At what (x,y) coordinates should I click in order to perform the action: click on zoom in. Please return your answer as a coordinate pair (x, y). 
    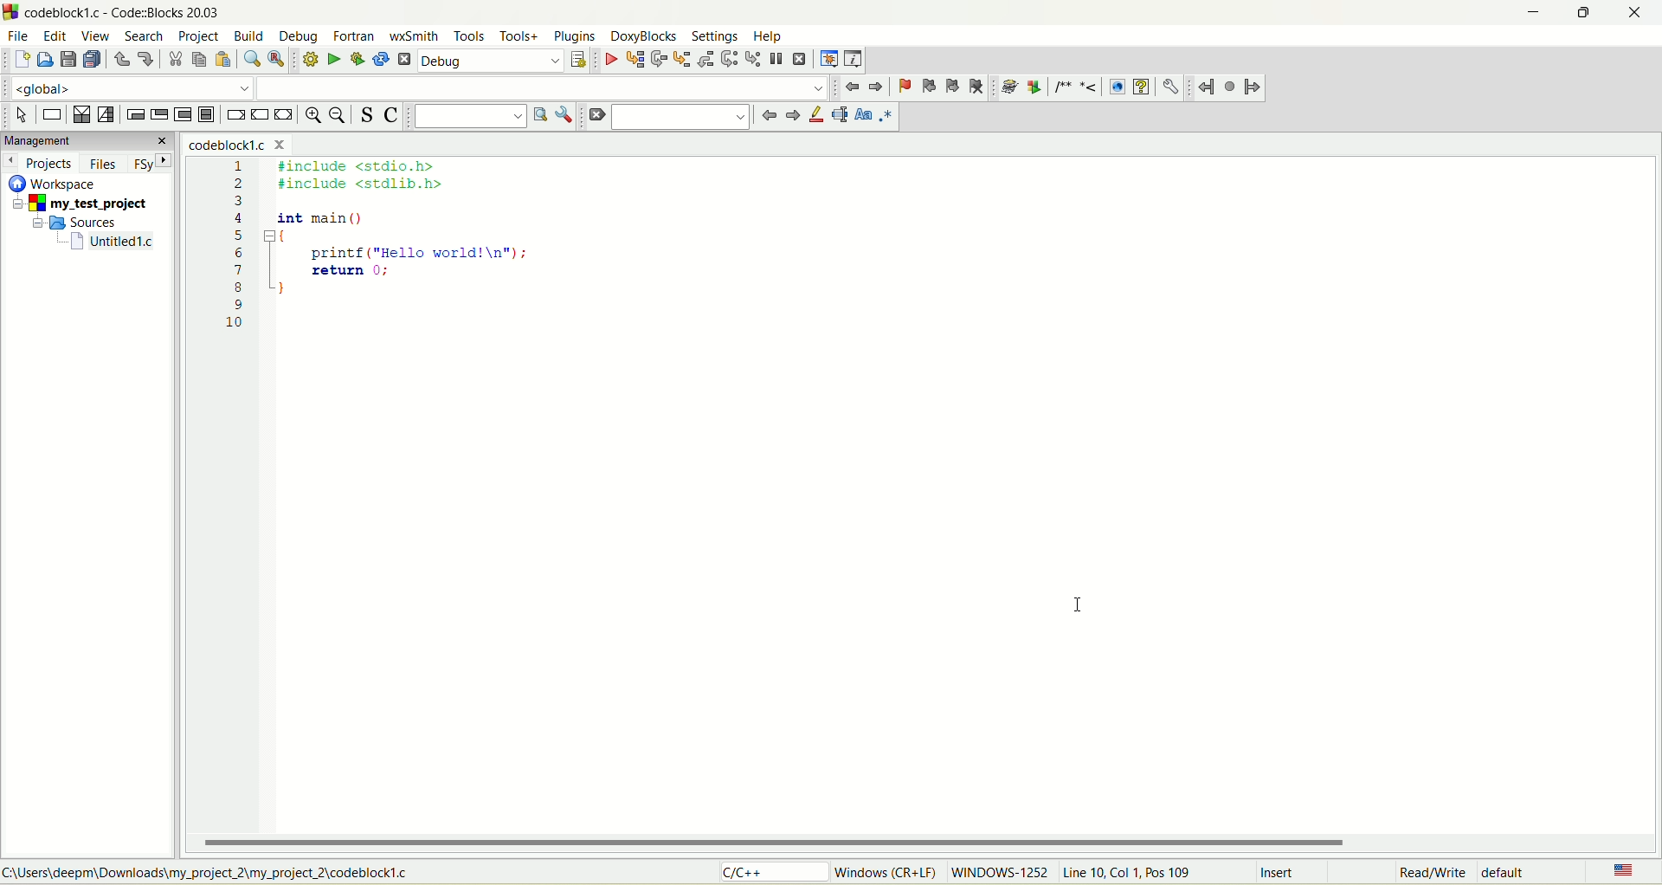
    Looking at the image, I should click on (312, 117).